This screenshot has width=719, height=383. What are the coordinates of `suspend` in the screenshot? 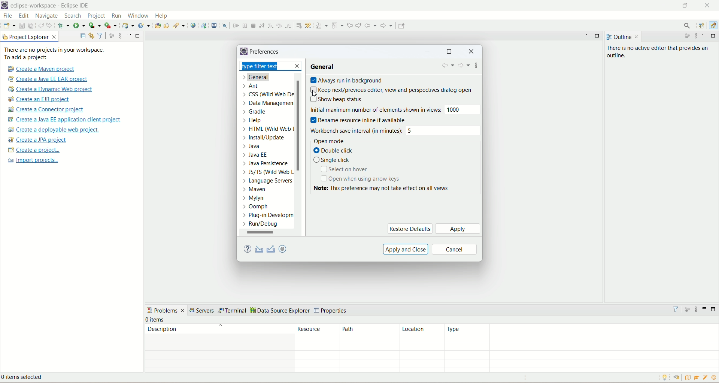 It's located at (244, 25).